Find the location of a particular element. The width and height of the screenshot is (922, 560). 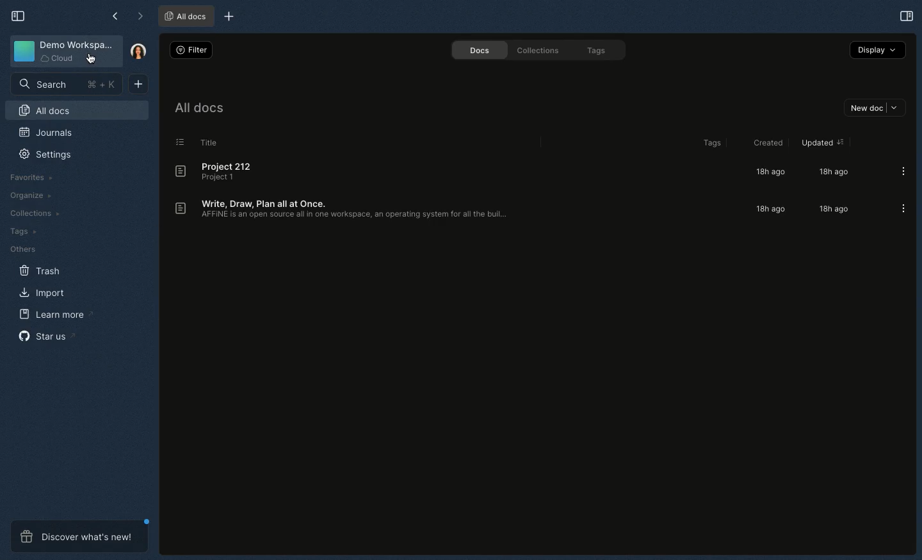

Discover what's new! is located at coordinates (78, 536).